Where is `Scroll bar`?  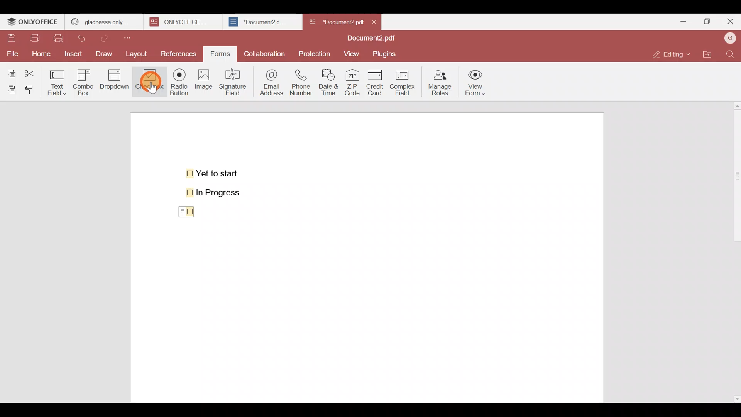
Scroll bar is located at coordinates (734, 250).